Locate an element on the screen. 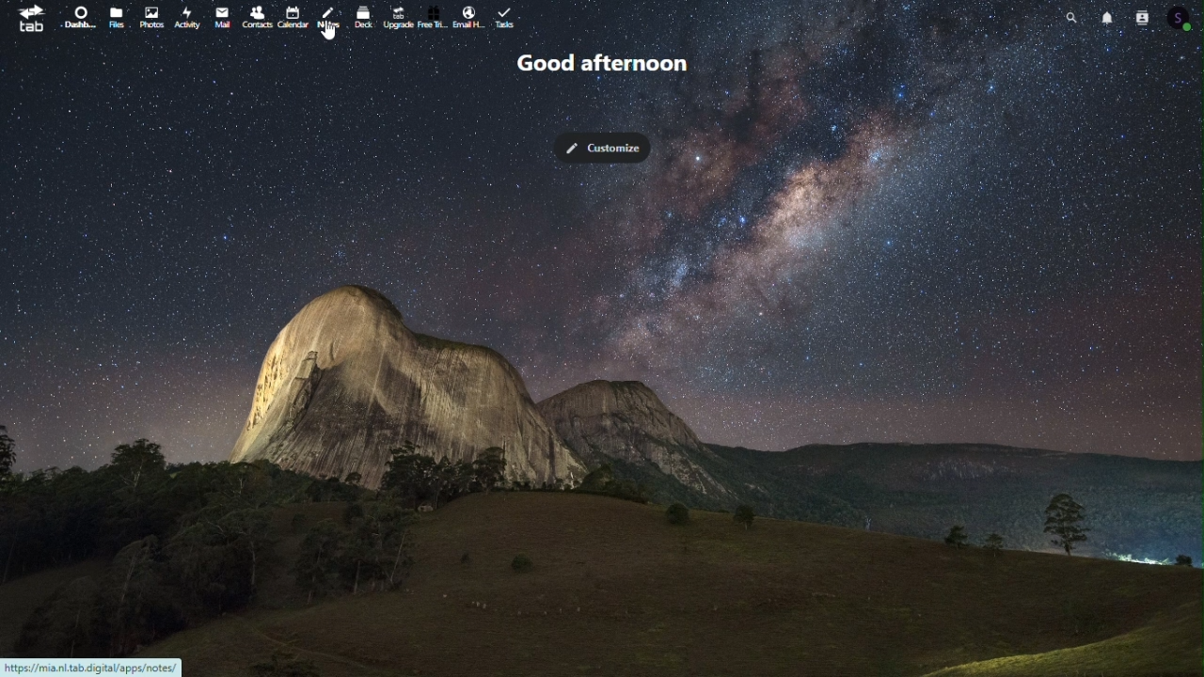  Files is located at coordinates (114, 18).